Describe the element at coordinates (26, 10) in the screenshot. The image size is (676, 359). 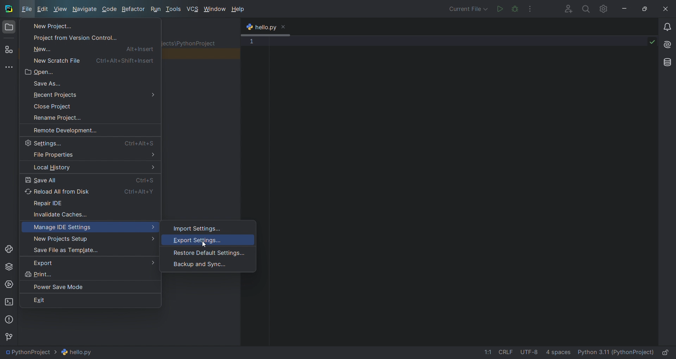
I see `file` at that location.